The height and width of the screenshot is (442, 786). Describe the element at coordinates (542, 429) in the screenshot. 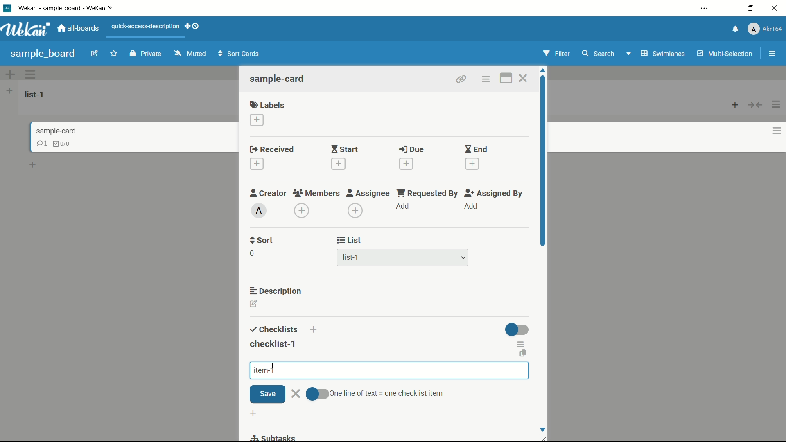

I see `Scroll down` at that location.